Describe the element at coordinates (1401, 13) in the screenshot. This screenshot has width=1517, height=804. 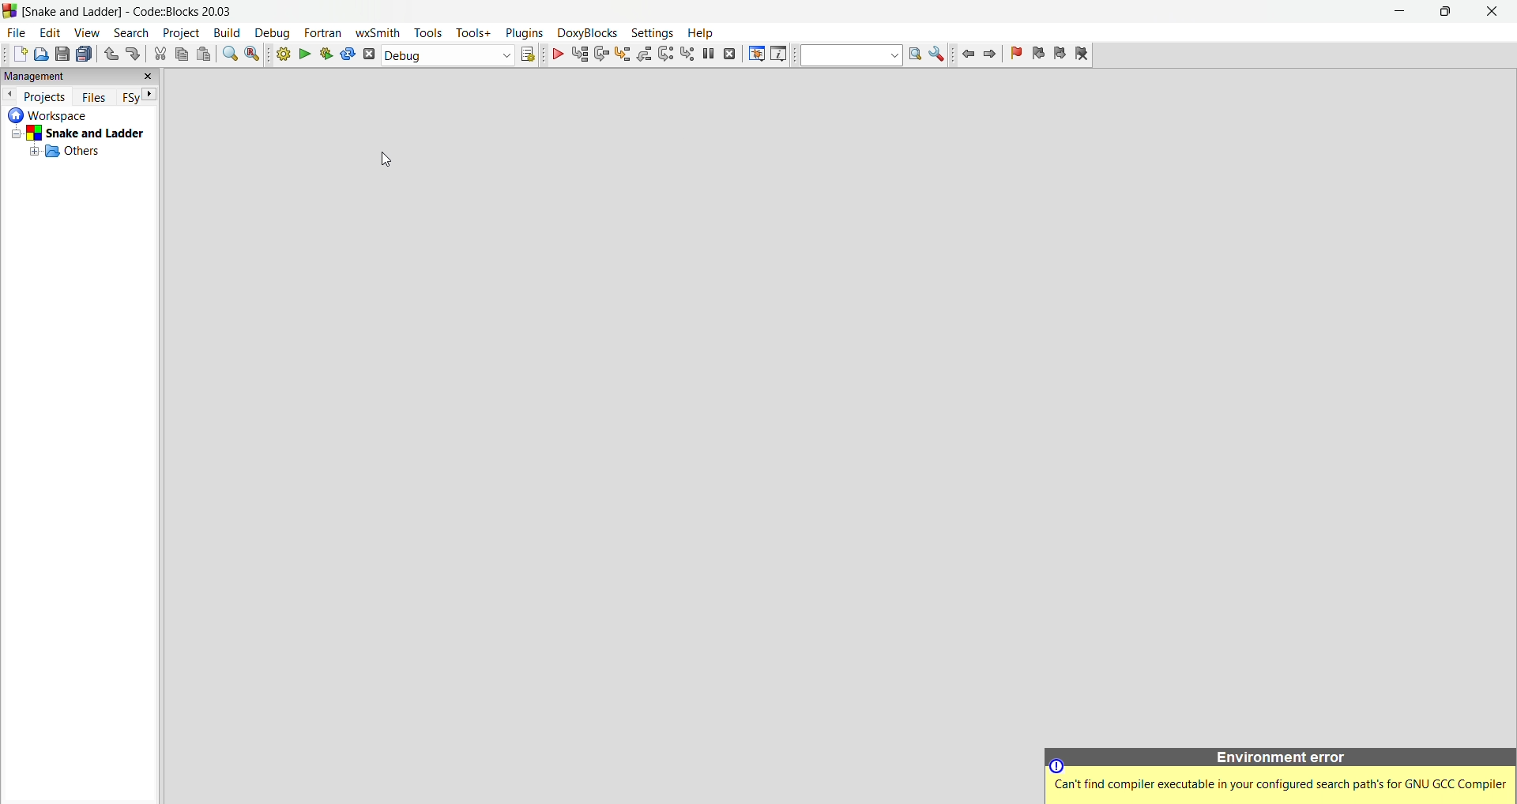
I see `minimize` at that location.